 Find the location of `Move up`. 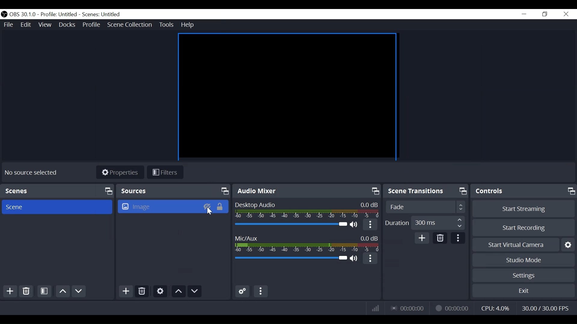

Move up is located at coordinates (179, 291).